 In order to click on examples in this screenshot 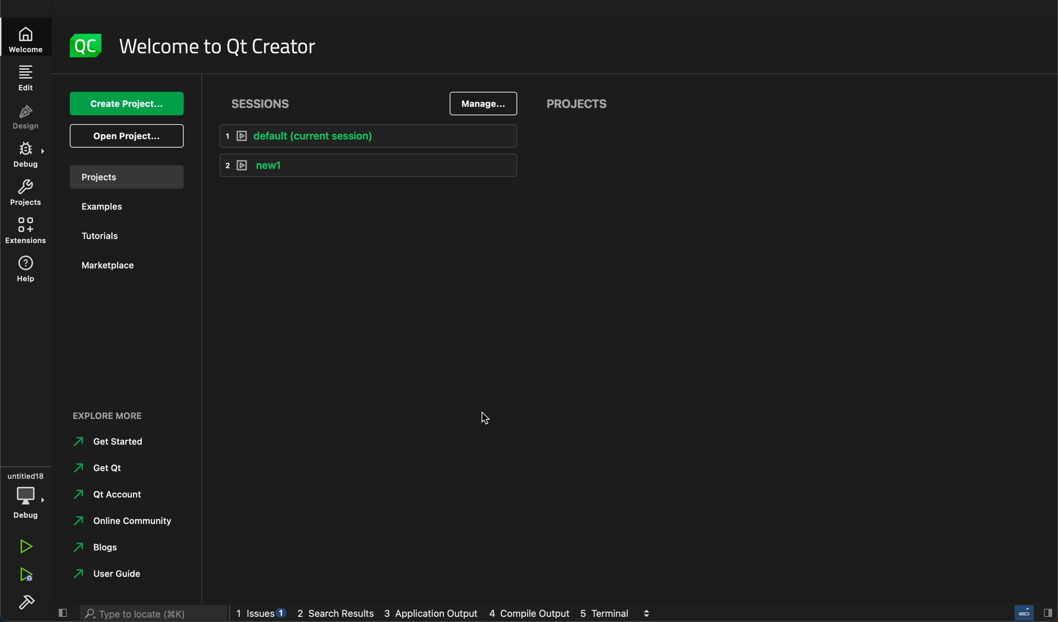, I will do `click(118, 207)`.